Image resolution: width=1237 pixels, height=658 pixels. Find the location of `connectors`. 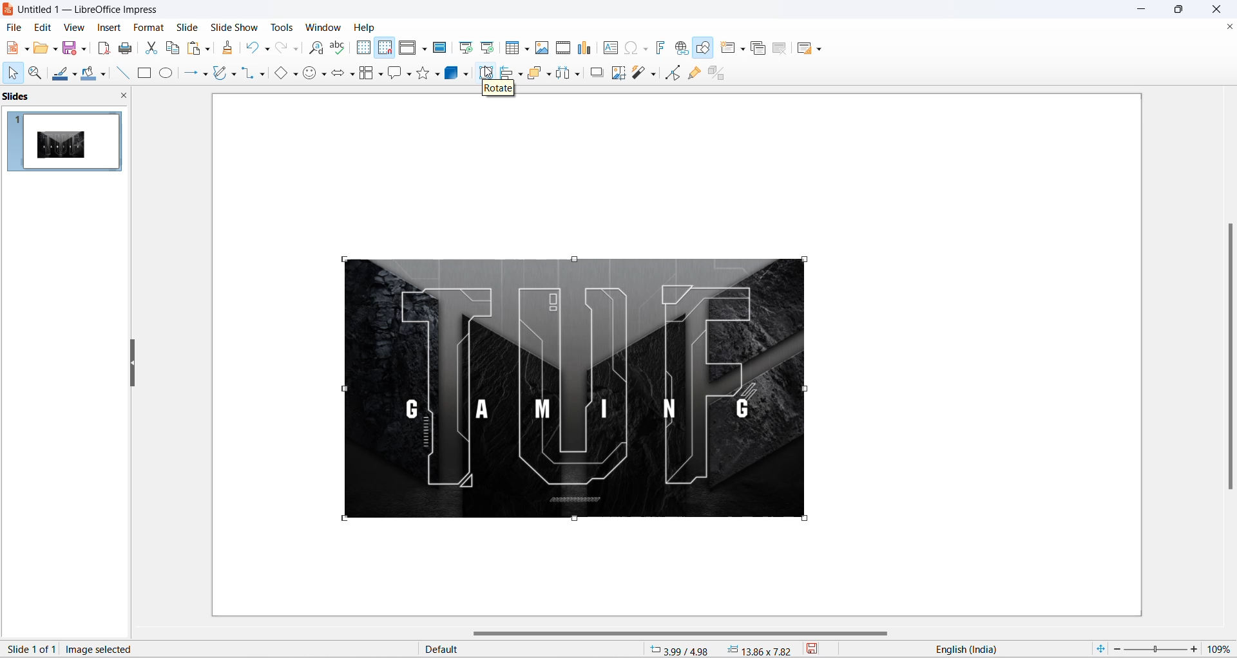

connectors is located at coordinates (248, 73).